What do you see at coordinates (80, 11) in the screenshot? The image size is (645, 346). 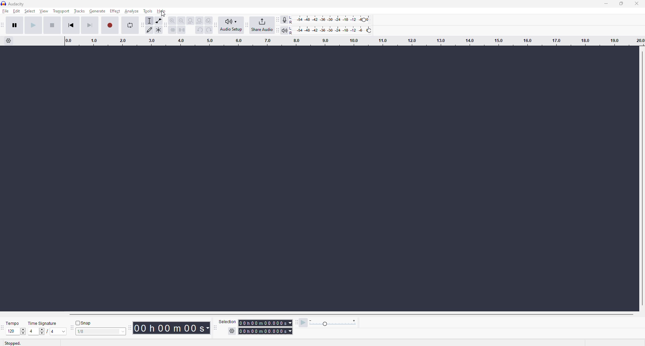 I see `tracks` at bounding box center [80, 11].